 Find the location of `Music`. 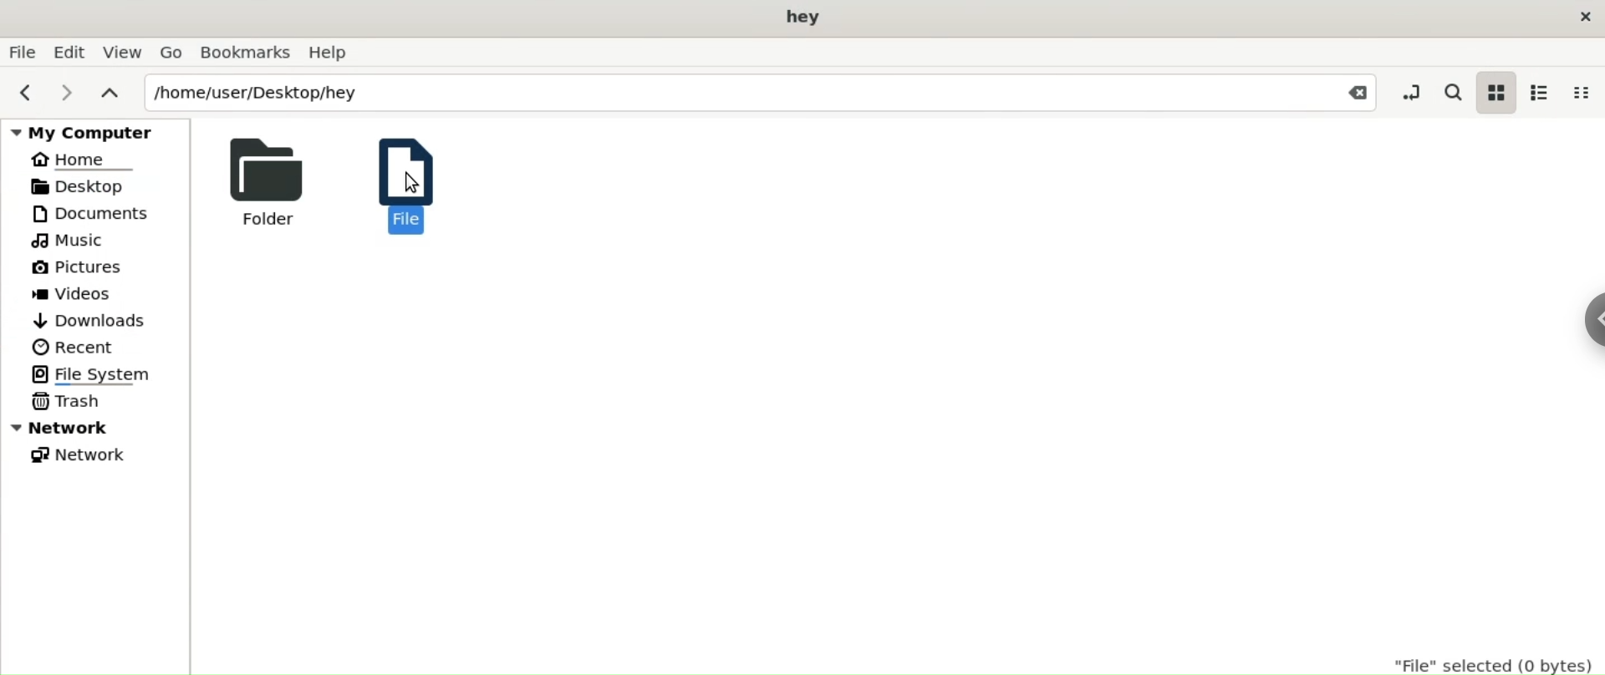

Music is located at coordinates (69, 241).